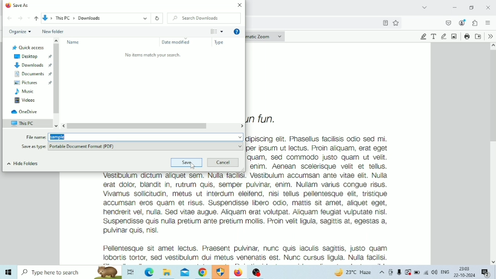 The image size is (496, 279). I want to click on Open application menu, so click(488, 23).